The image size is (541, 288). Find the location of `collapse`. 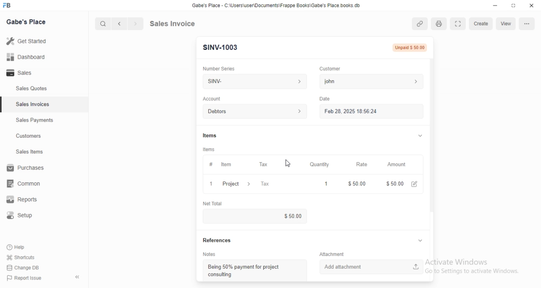

collapse is located at coordinates (78, 277).